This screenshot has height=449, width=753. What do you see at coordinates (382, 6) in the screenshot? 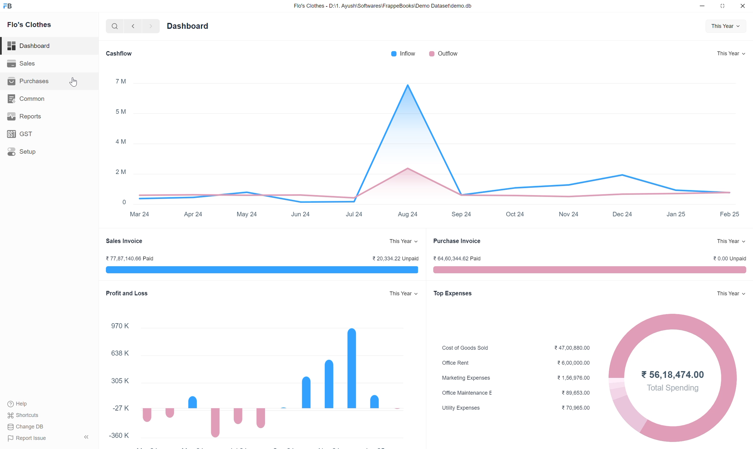
I see `Flo's Clothes - D:\1. Ayush\Softwares\FrappeBooks\Demo Dataset\demo.db` at bounding box center [382, 6].